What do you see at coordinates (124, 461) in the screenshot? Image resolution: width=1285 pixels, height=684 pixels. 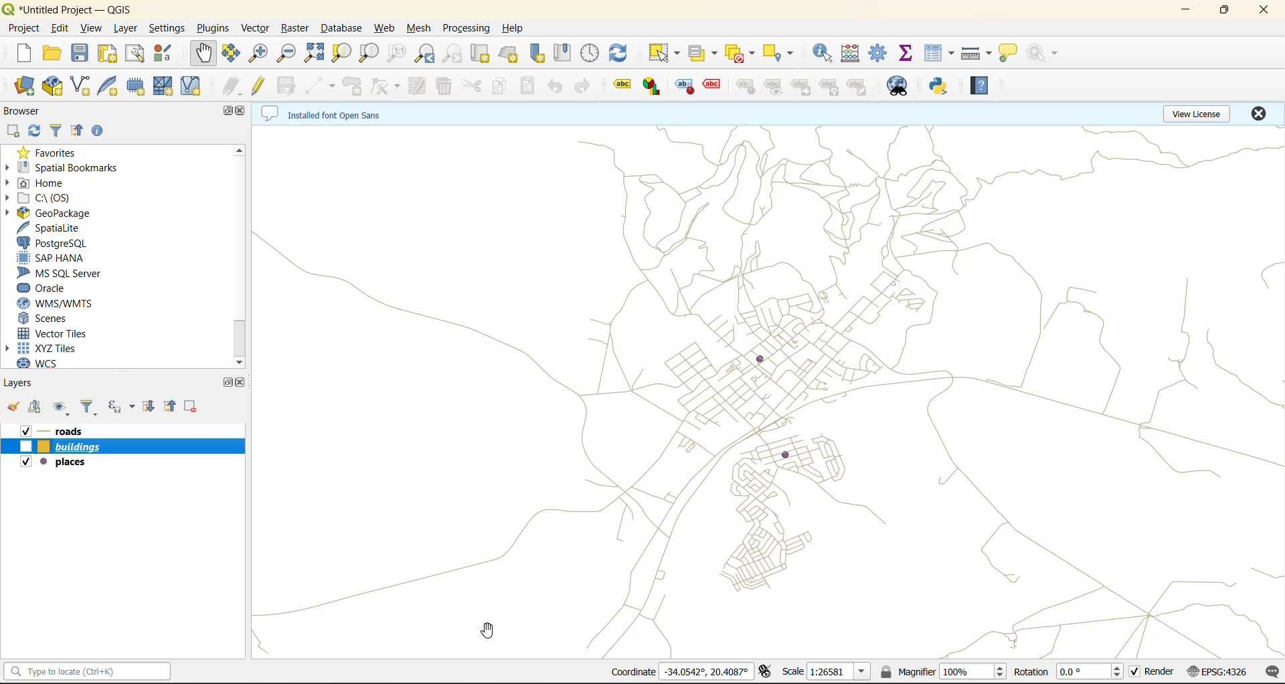 I see `layers` at bounding box center [124, 461].